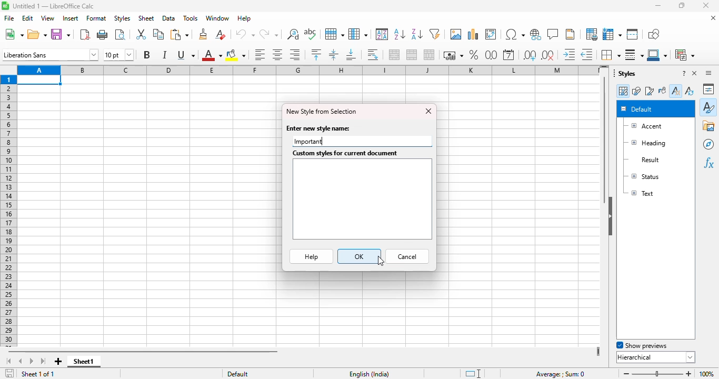 This screenshot has height=379, width=719. I want to click on delete decimal, so click(548, 55).